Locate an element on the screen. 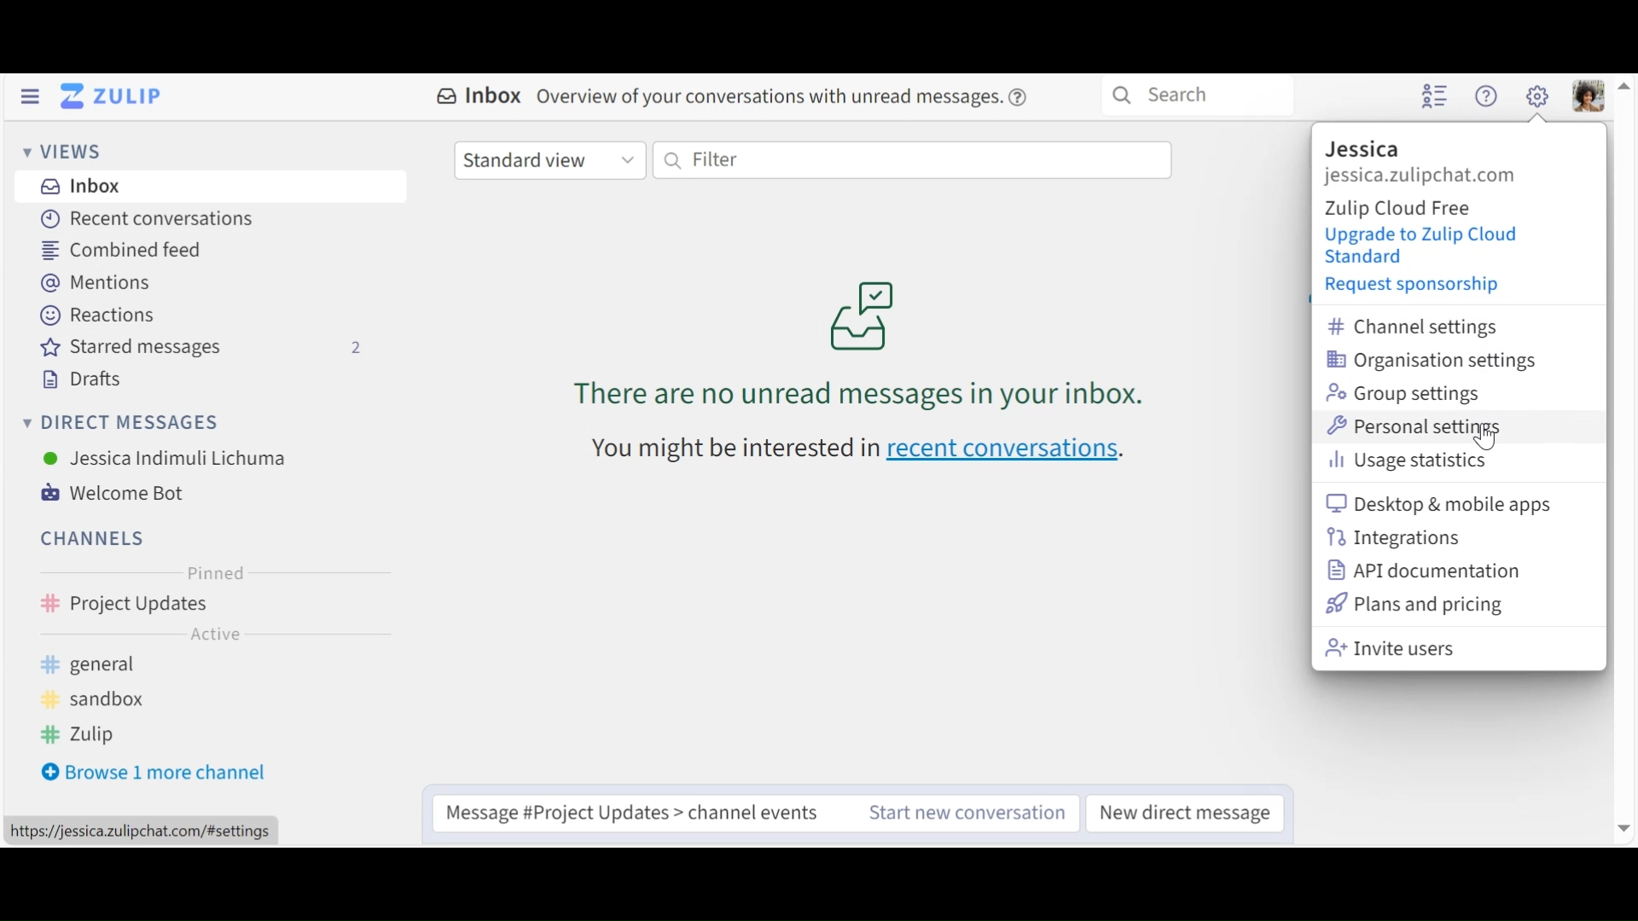  Active is located at coordinates (199, 638).